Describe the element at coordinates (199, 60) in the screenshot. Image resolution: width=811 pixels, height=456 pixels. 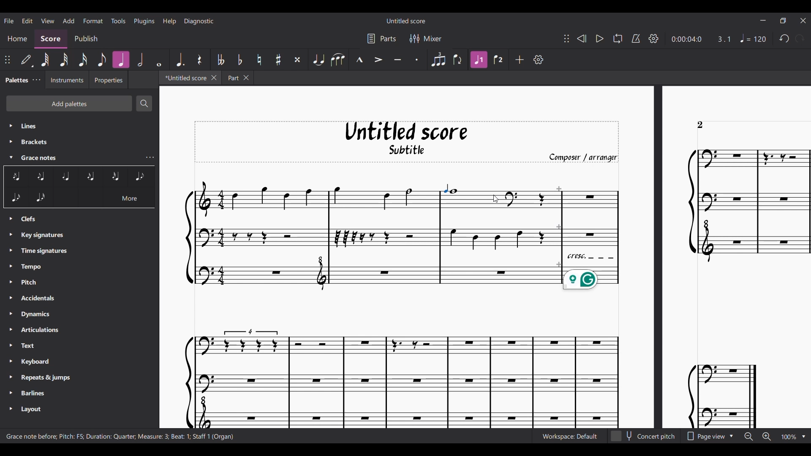
I see `Rest` at that location.